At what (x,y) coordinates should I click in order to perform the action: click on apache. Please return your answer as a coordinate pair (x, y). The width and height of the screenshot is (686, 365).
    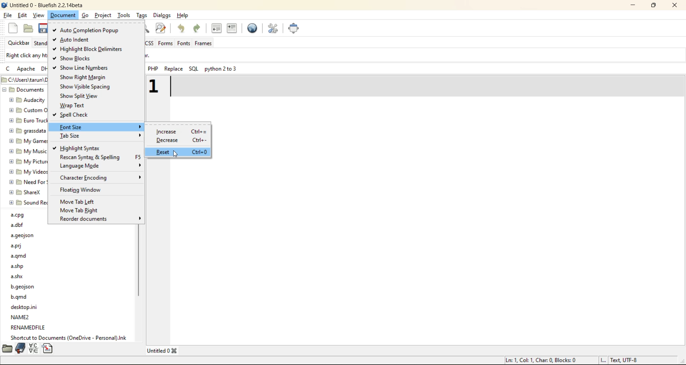
    Looking at the image, I should click on (27, 69).